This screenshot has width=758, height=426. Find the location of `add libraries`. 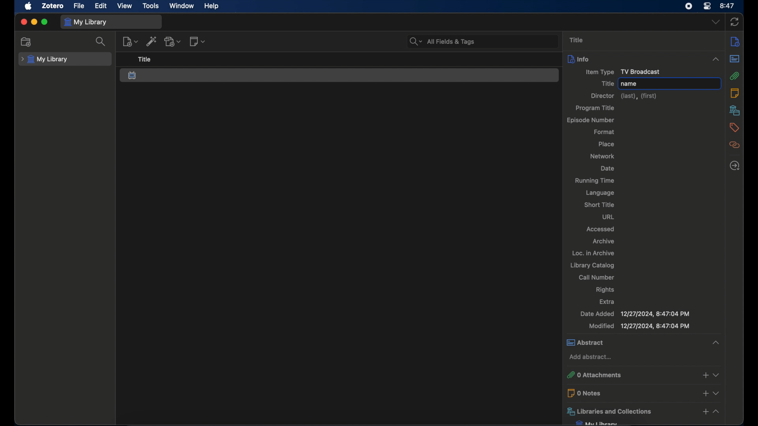

add libraries is located at coordinates (705, 413).